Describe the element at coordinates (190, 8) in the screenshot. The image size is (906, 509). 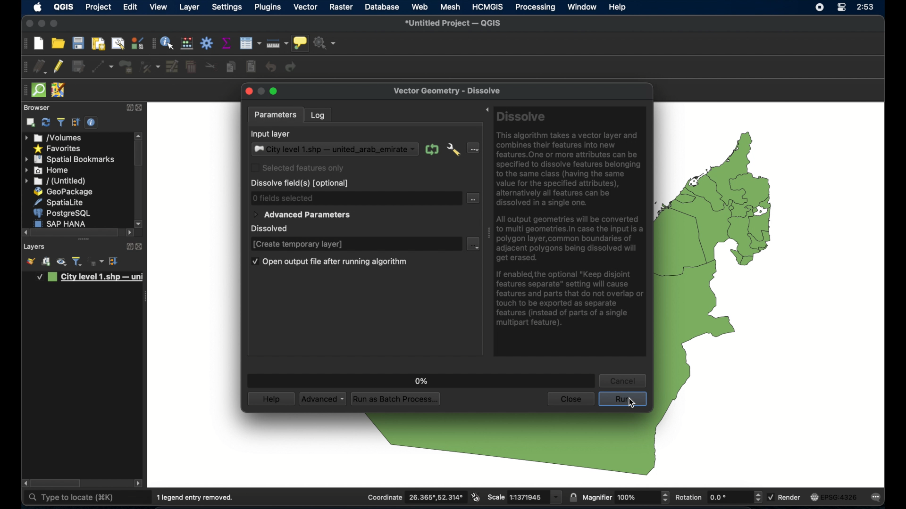
I see `layer` at that location.